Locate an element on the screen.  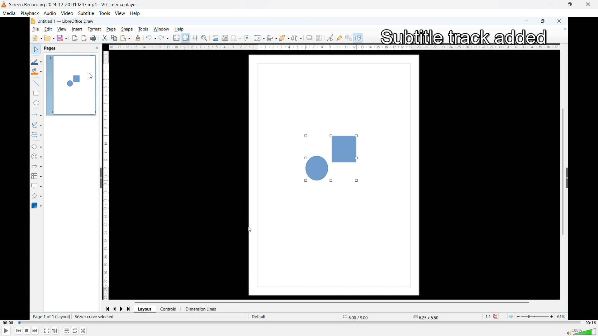
last page is located at coordinates (130, 308).